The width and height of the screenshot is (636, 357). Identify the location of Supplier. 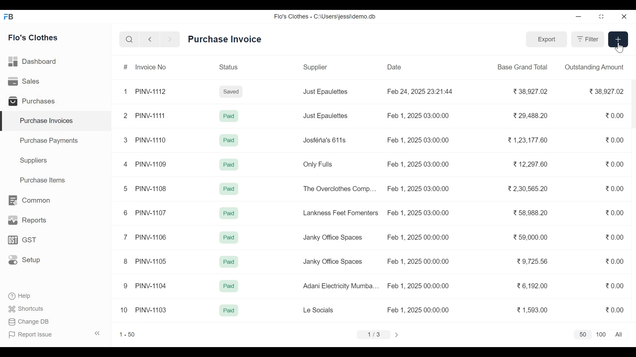
(316, 66).